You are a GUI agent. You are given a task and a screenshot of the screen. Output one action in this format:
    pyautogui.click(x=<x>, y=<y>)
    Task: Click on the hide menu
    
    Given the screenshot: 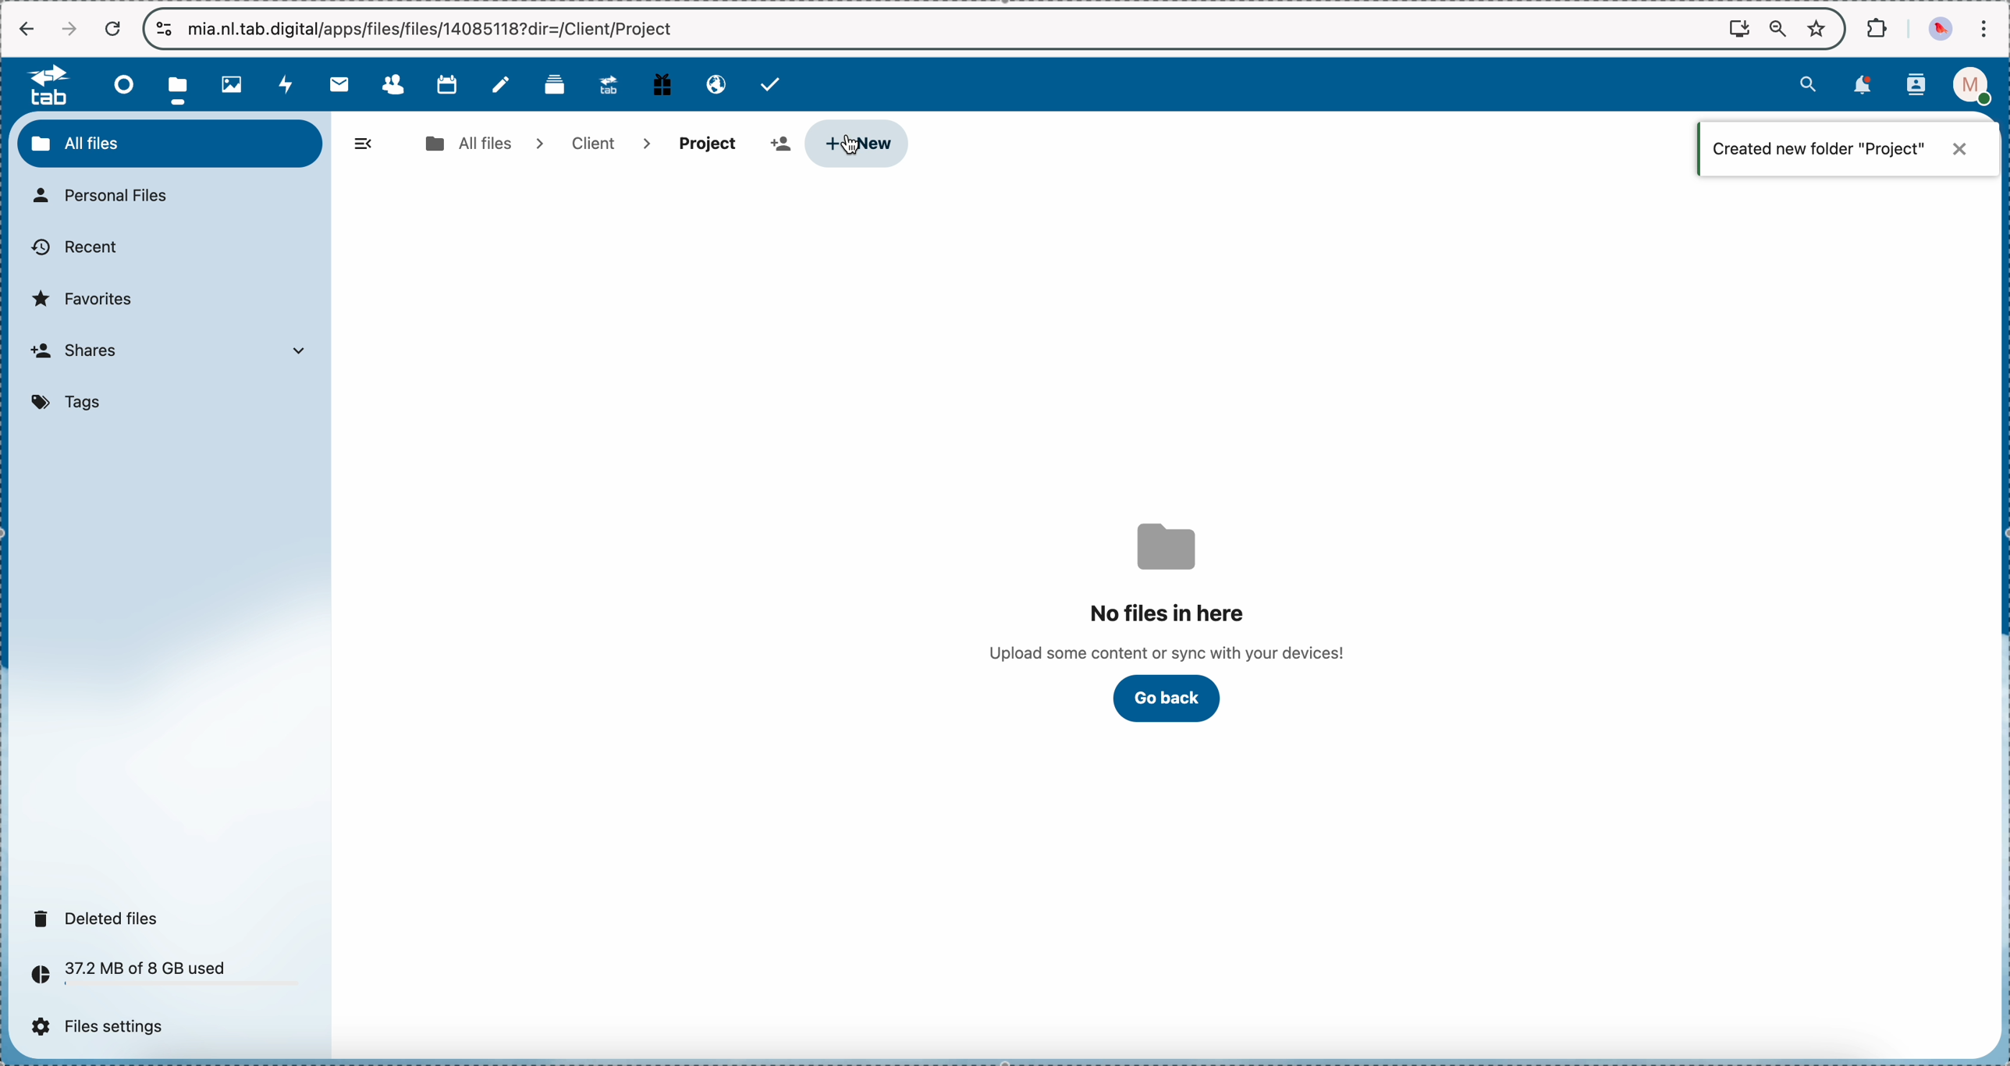 What is the action you would take?
    pyautogui.click(x=364, y=144)
    